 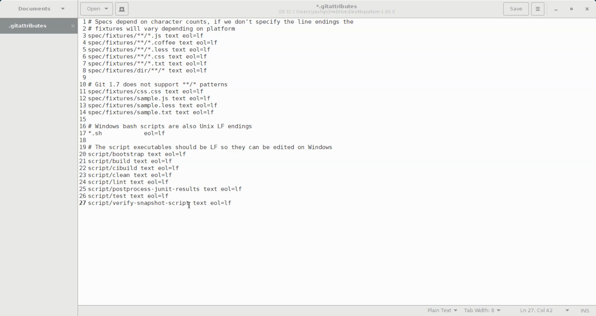 I want to click on Plain Text, so click(x=441, y=311).